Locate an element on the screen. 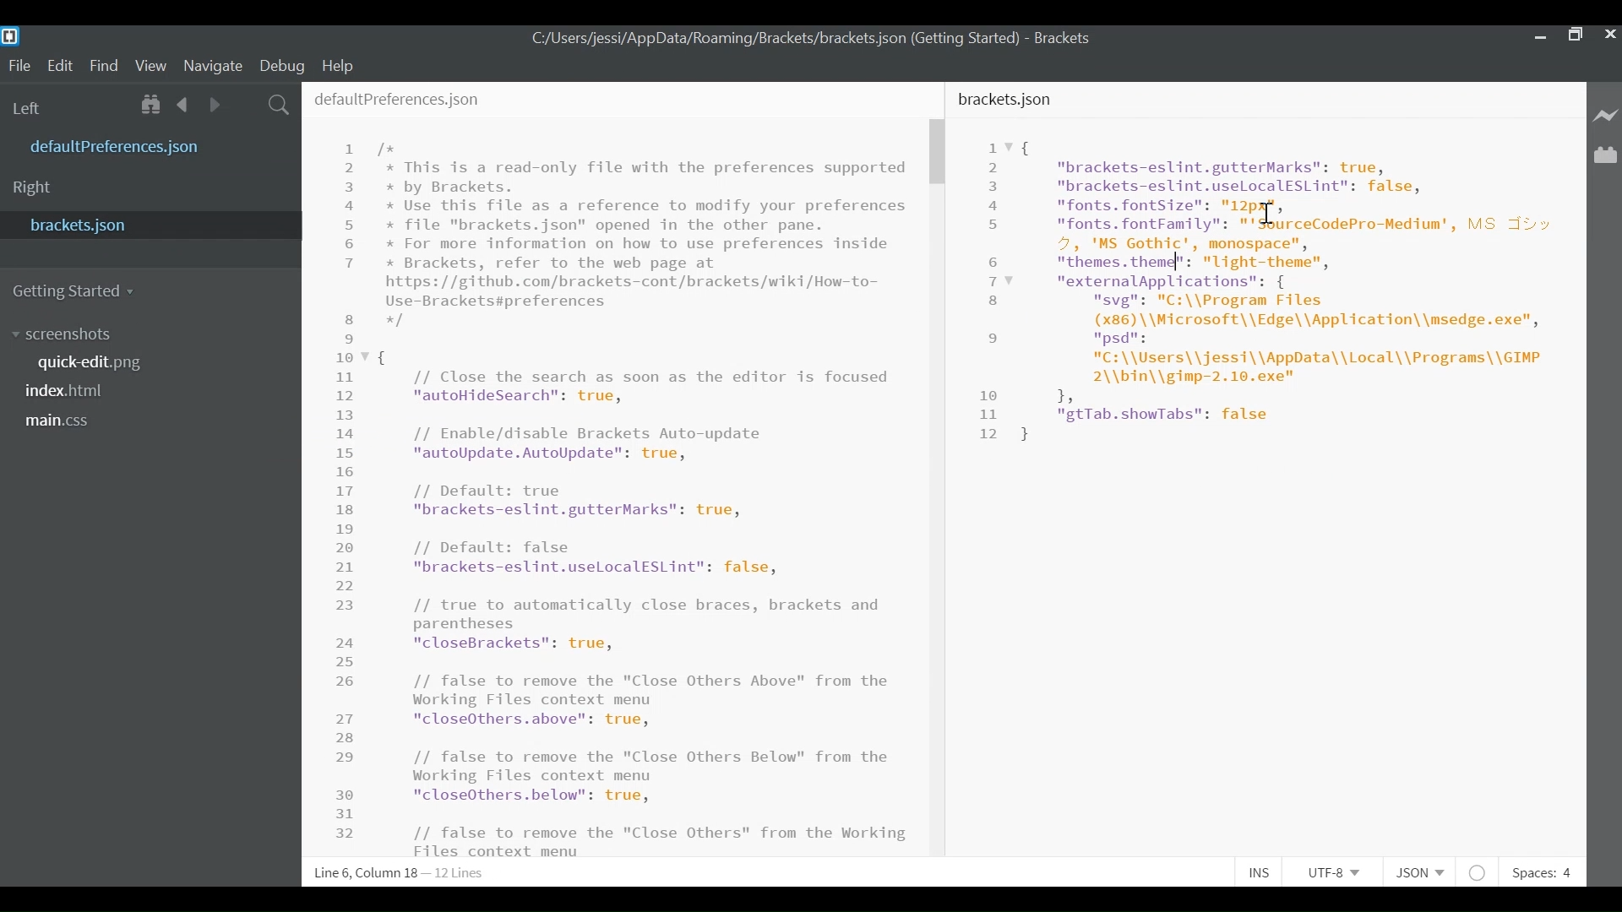 The image size is (1622, 912). Find is located at coordinates (104, 67).